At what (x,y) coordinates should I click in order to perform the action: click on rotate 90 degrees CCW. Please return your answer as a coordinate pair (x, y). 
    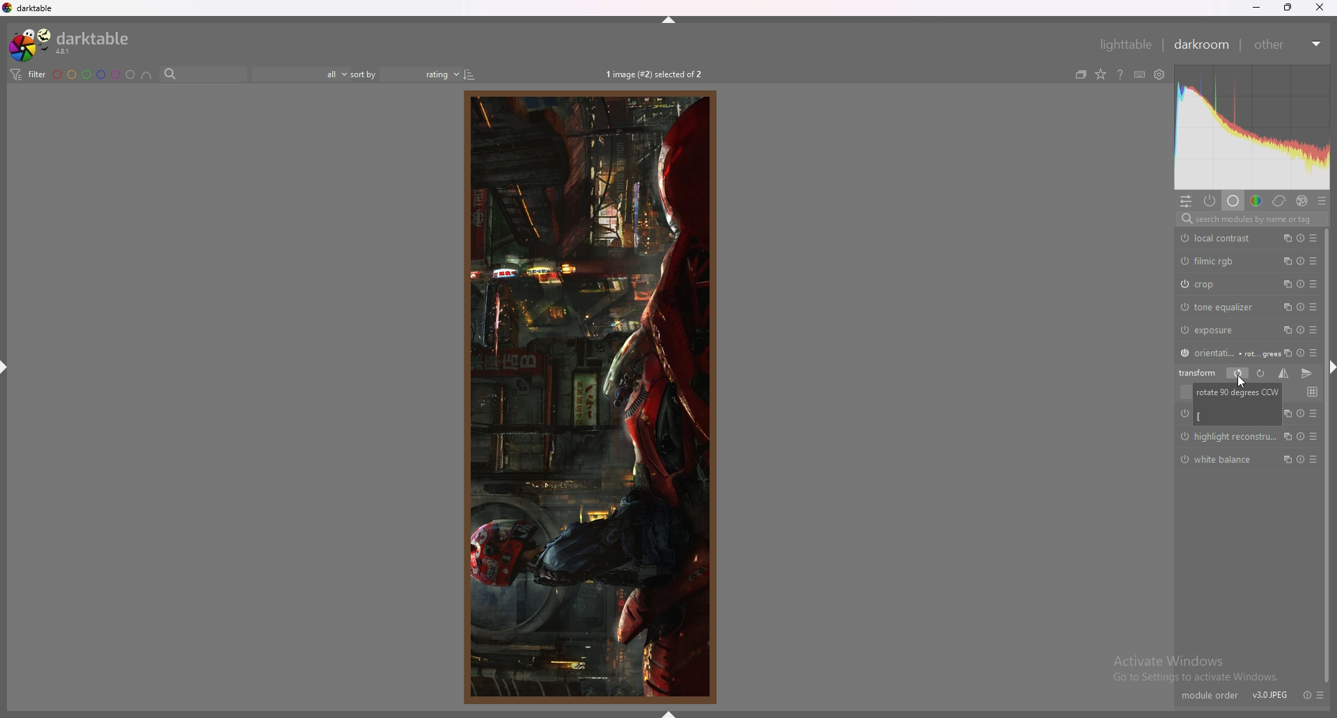
    Looking at the image, I should click on (1238, 404).